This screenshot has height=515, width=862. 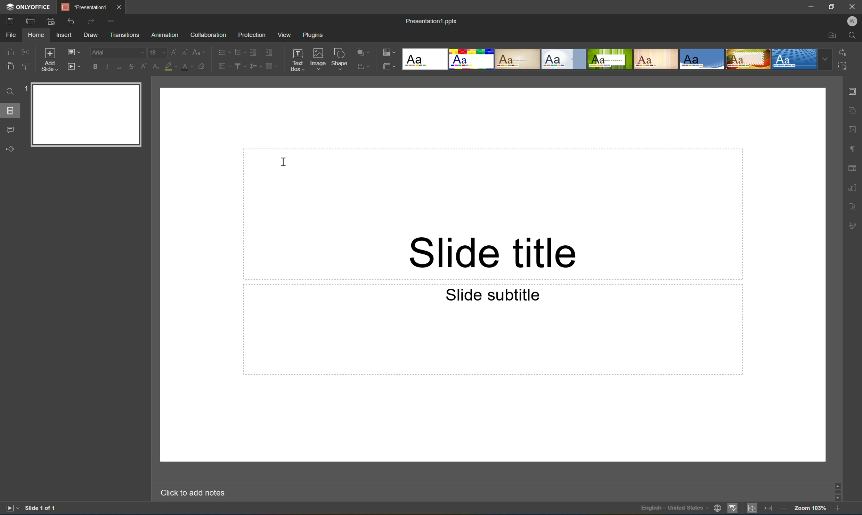 What do you see at coordinates (341, 59) in the screenshot?
I see `Shape` at bounding box center [341, 59].